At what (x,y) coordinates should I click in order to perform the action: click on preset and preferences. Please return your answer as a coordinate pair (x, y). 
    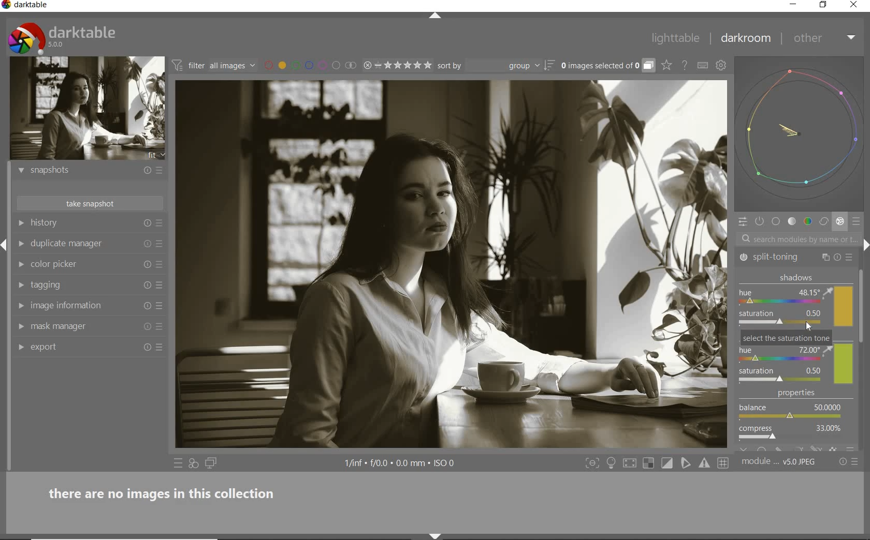
    Looking at the image, I should click on (160, 244).